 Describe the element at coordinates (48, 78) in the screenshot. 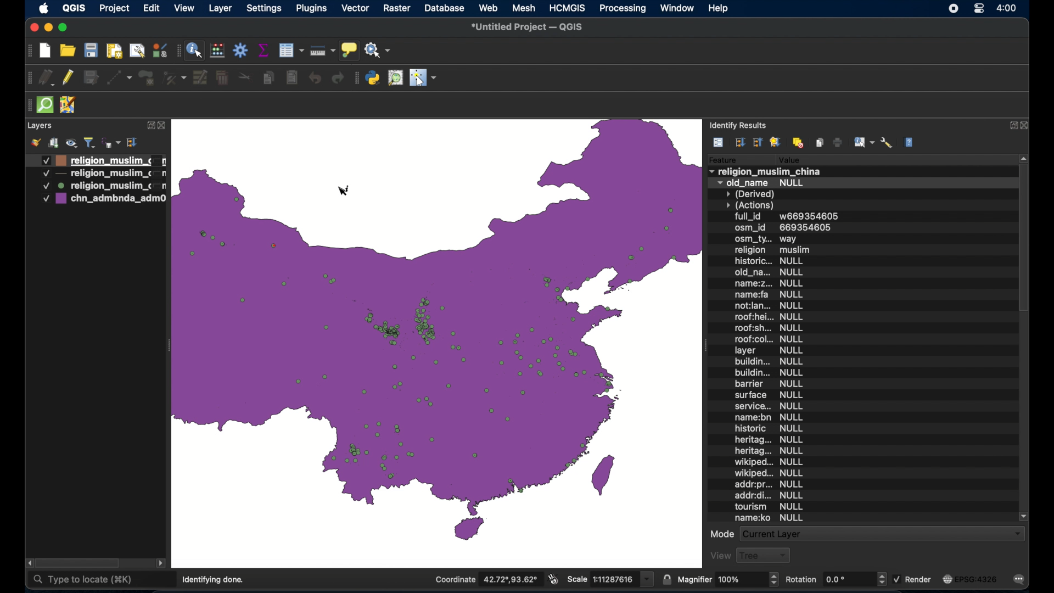

I see `current edits` at that location.